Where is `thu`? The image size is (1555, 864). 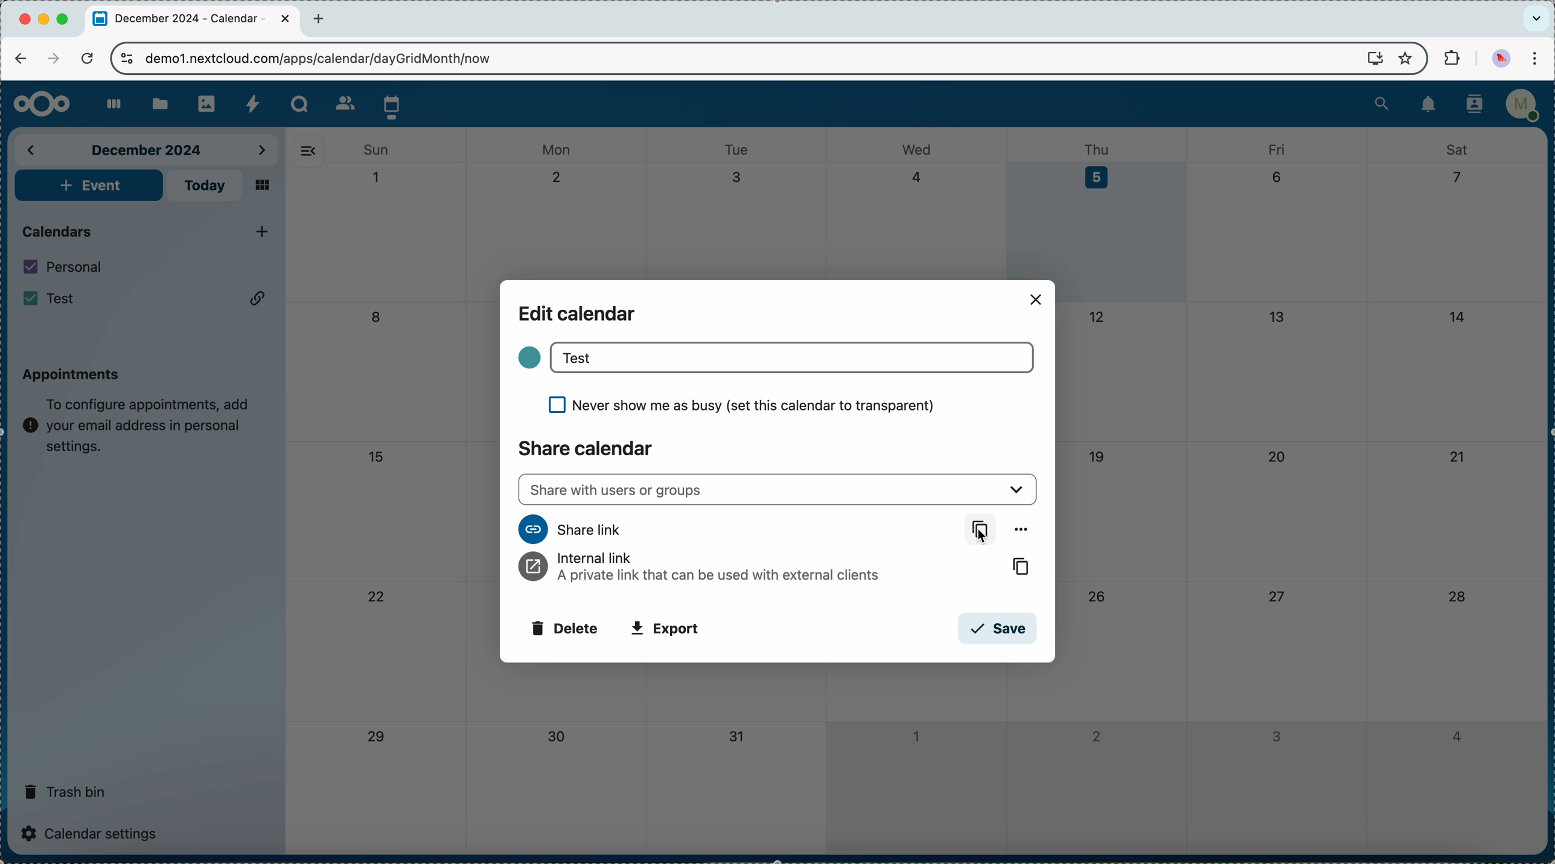 thu is located at coordinates (1102, 148).